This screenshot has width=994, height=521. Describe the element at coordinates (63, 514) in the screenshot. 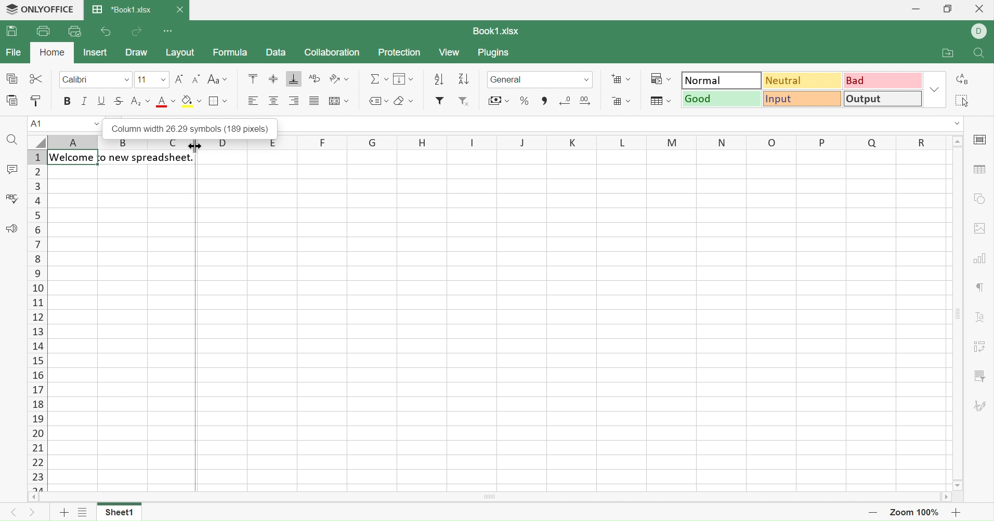

I see `Add sheet` at that location.